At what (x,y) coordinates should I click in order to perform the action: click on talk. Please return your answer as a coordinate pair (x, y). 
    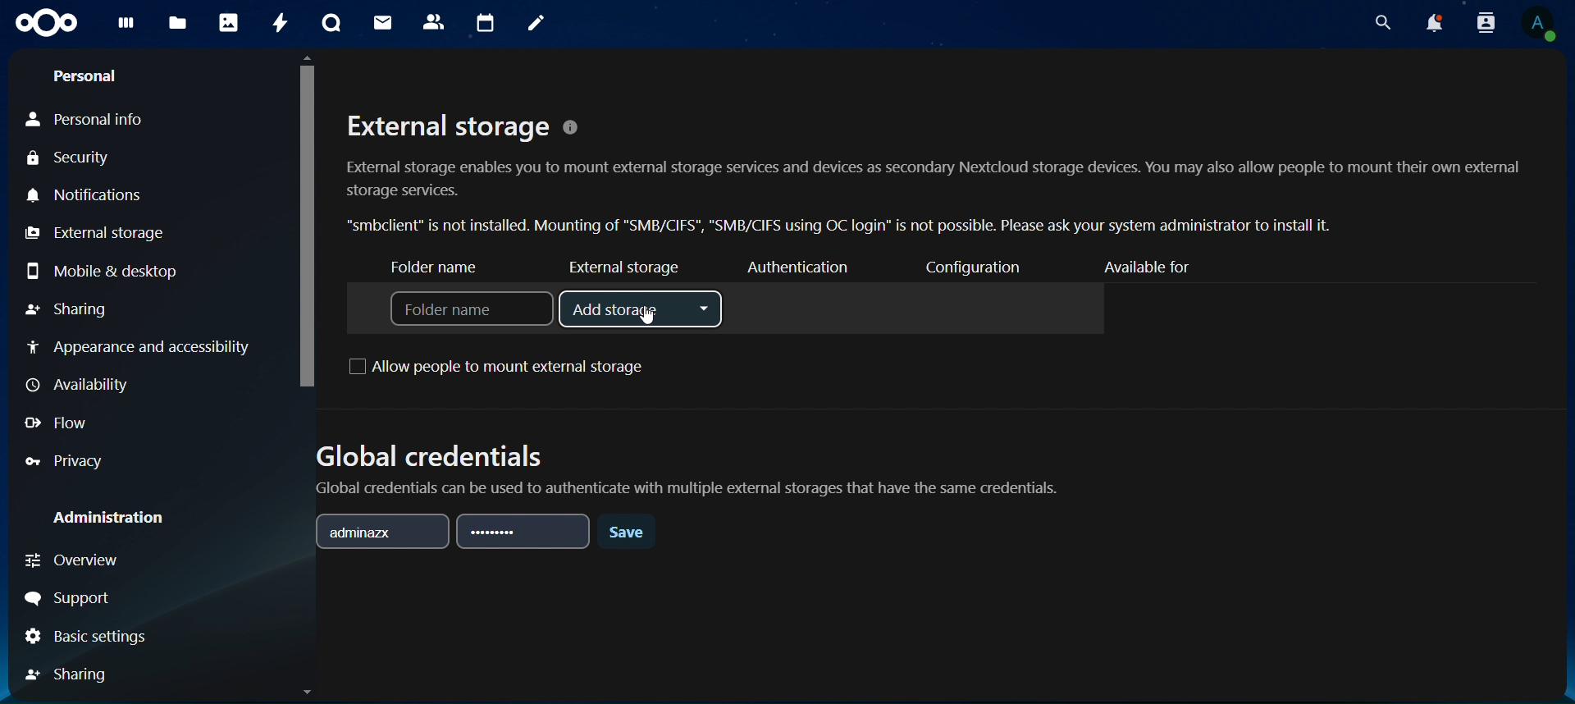
    Looking at the image, I should click on (333, 23).